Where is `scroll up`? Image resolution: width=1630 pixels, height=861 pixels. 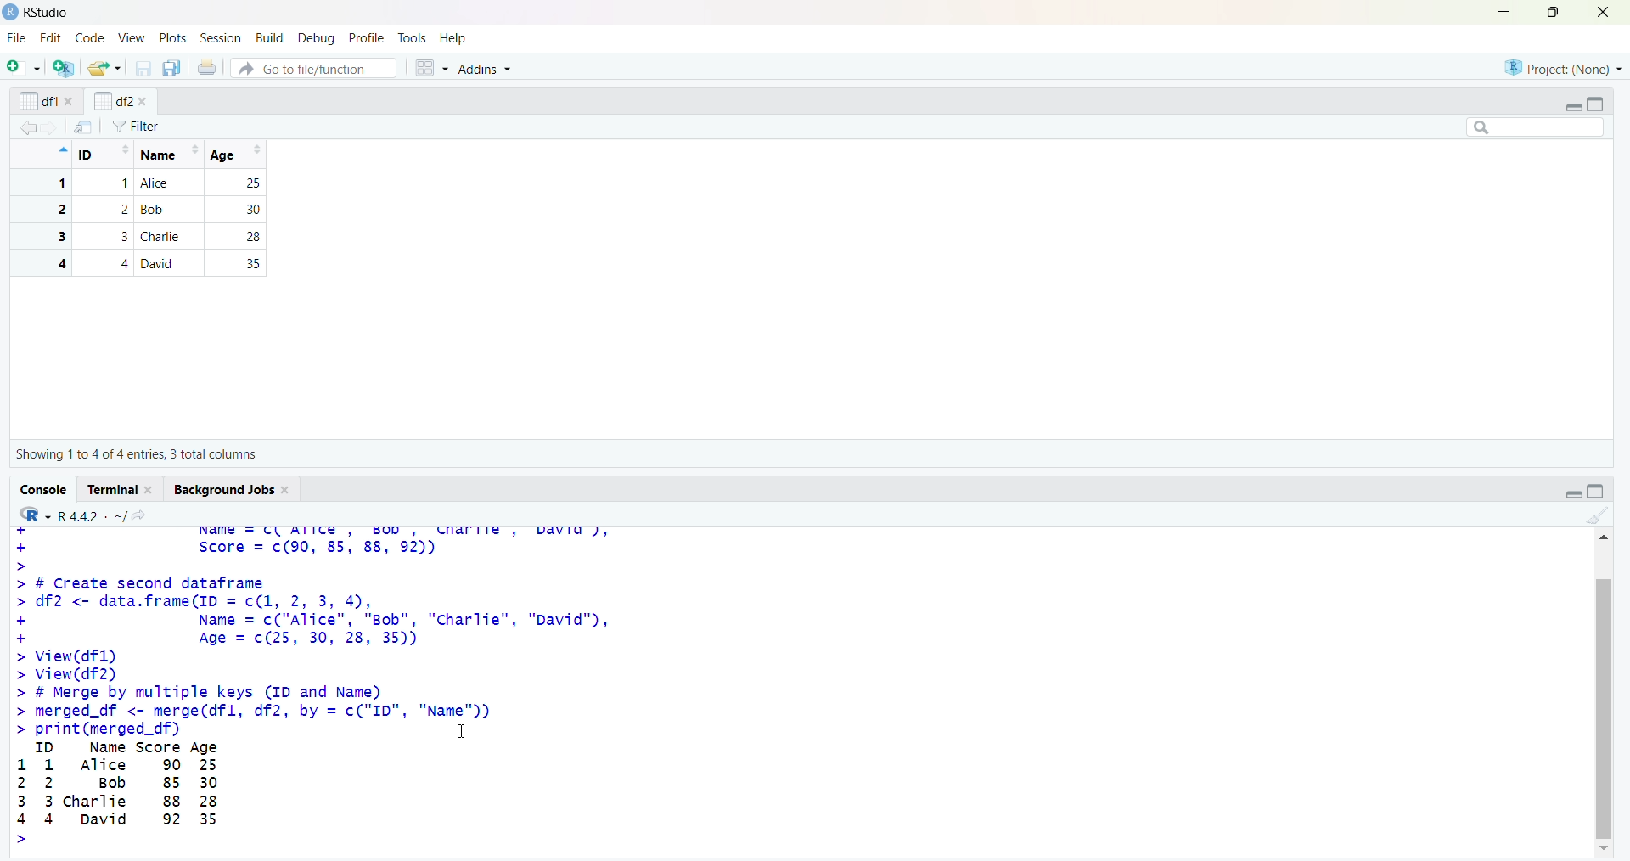 scroll up is located at coordinates (1603, 537).